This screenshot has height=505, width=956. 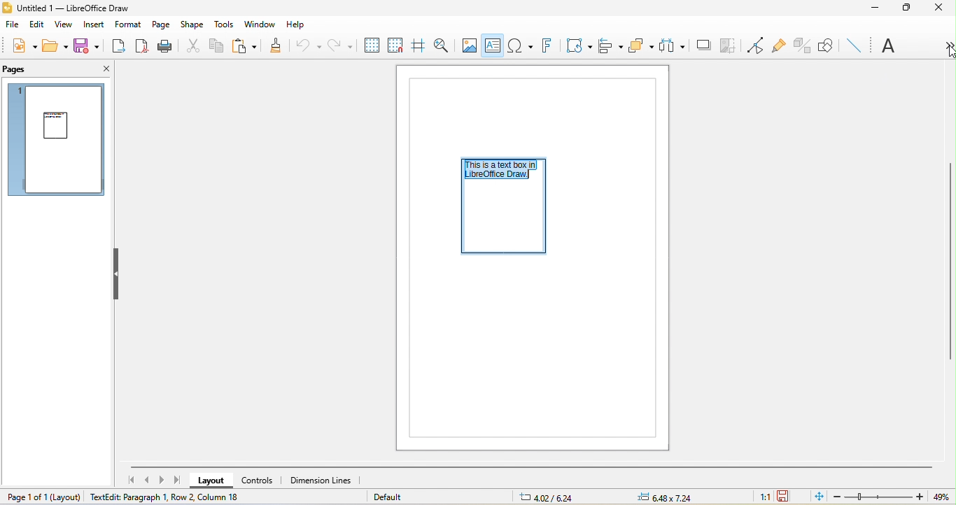 I want to click on file, so click(x=14, y=25).